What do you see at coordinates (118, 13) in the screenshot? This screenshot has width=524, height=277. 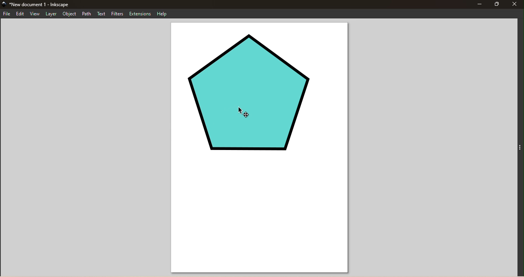 I see `Filters` at bounding box center [118, 13].